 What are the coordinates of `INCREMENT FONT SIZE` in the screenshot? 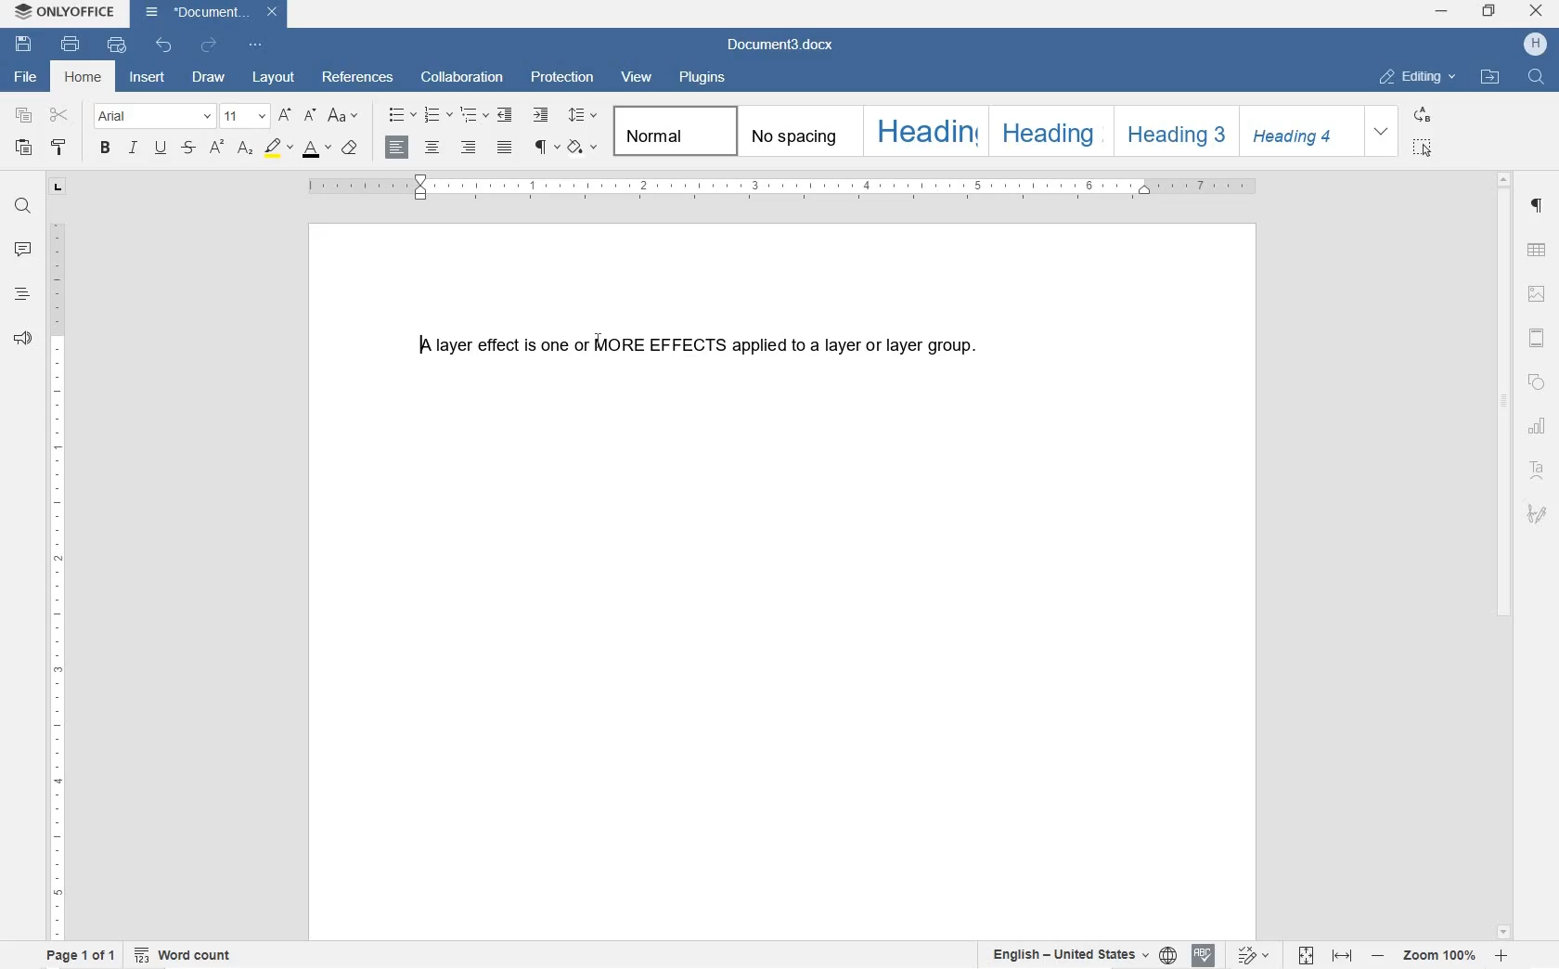 It's located at (310, 116).